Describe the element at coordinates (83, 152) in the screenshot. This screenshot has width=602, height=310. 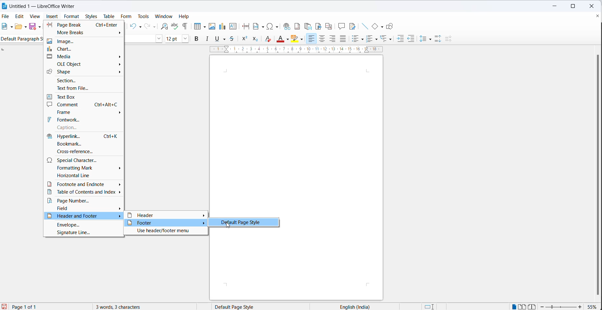
I see `cross-reference` at that location.